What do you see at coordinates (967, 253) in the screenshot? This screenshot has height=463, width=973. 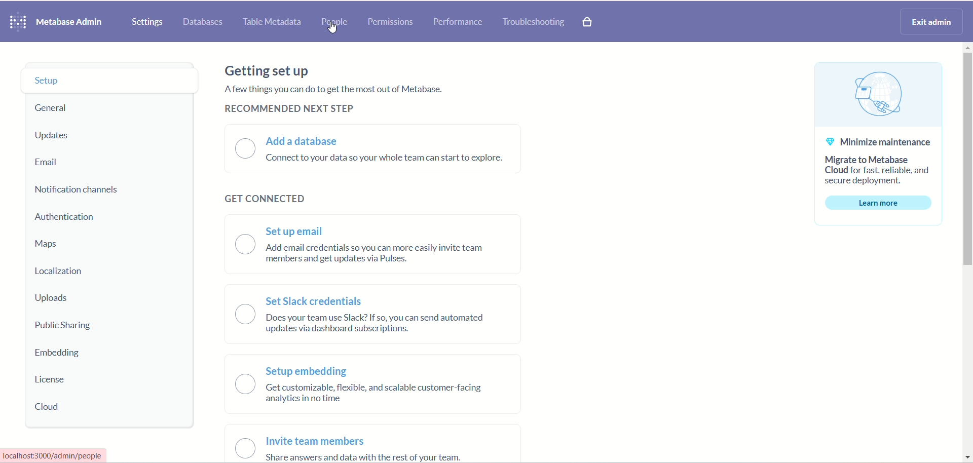 I see `vertical scroll bar` at bounding box center [967, 253].